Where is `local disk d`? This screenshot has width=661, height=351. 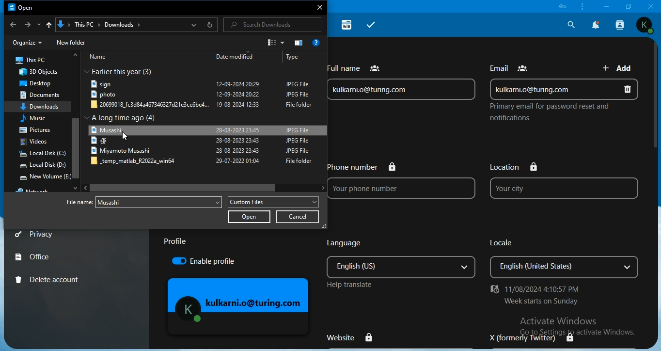 local disk d is located at coordinates (43, 165).